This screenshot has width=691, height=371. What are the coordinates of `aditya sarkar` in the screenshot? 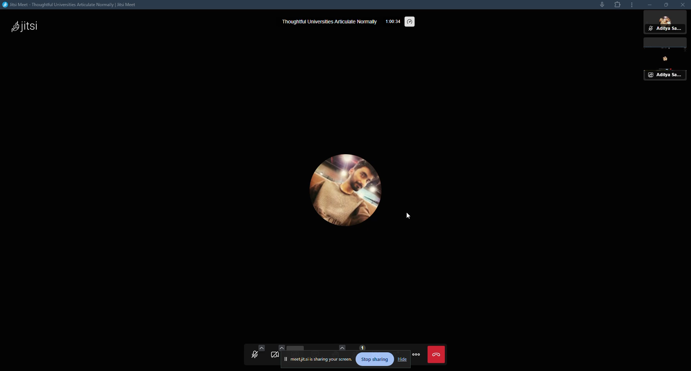 It's located at (665, 24).